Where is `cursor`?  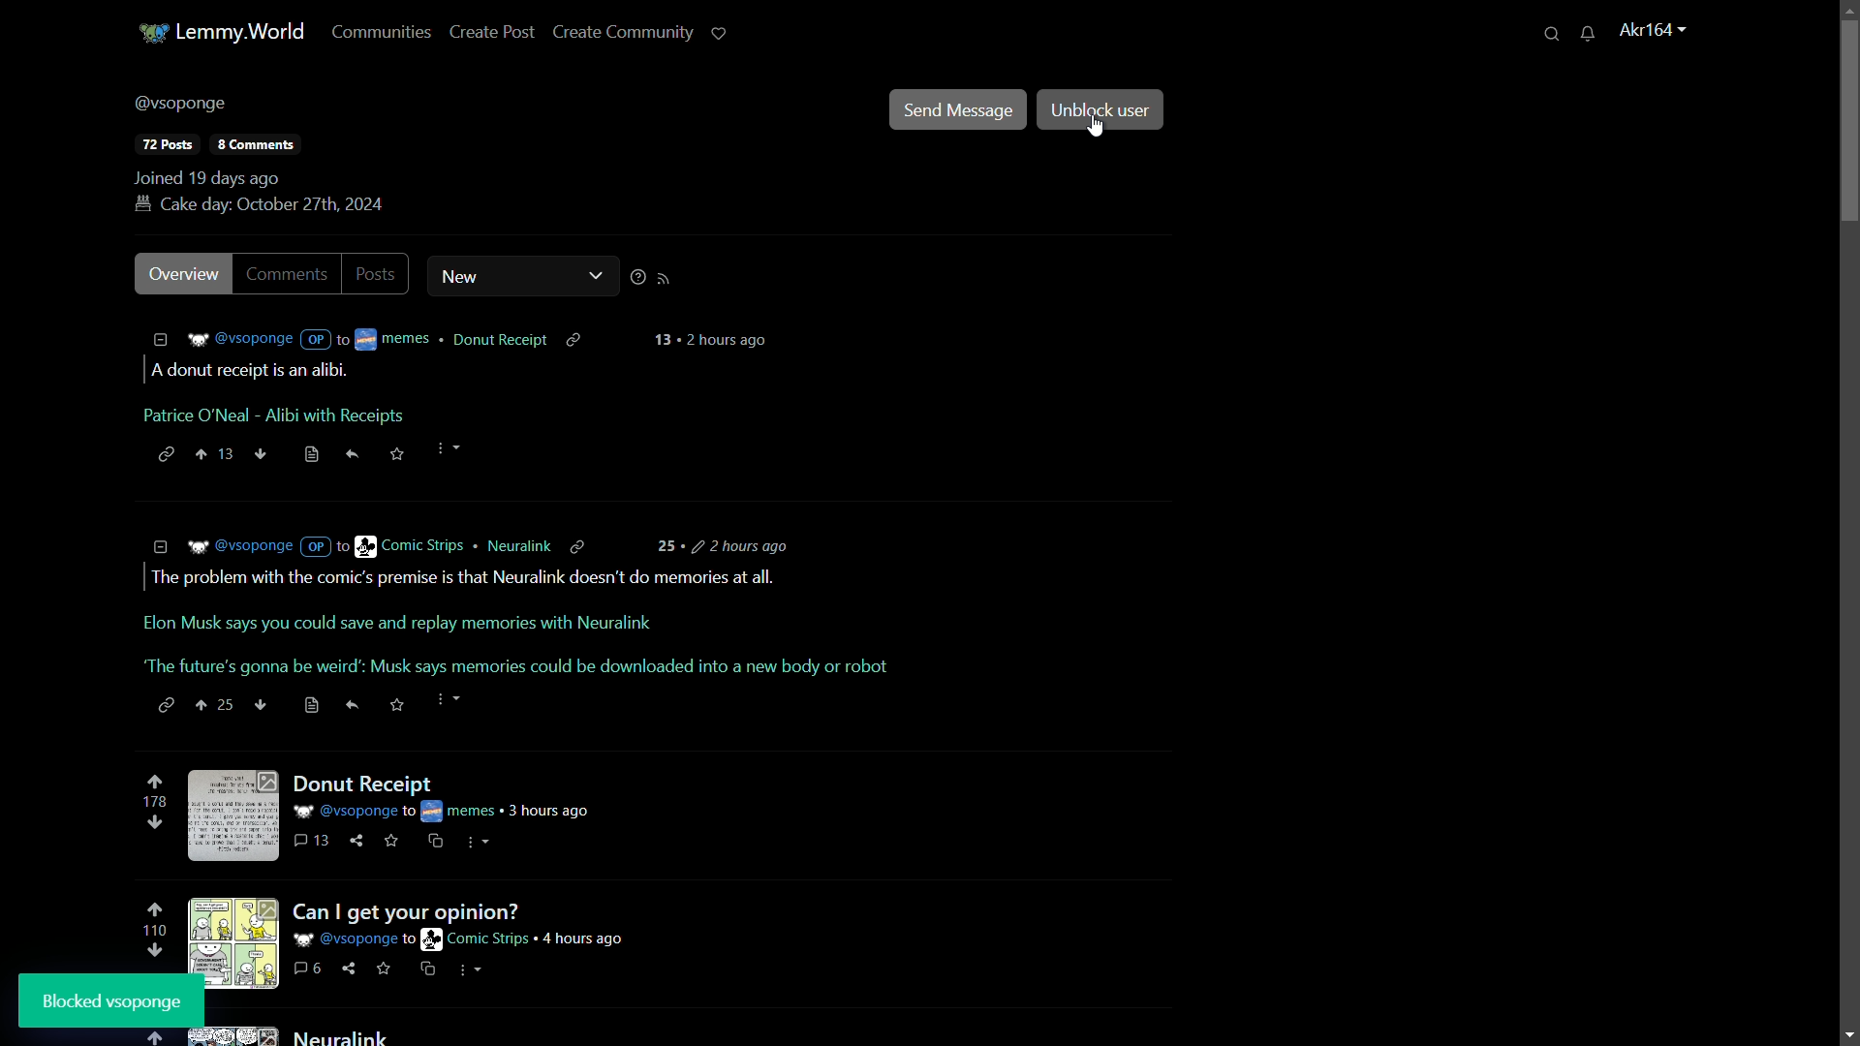
cursor is located at coordinates (1096, 129).